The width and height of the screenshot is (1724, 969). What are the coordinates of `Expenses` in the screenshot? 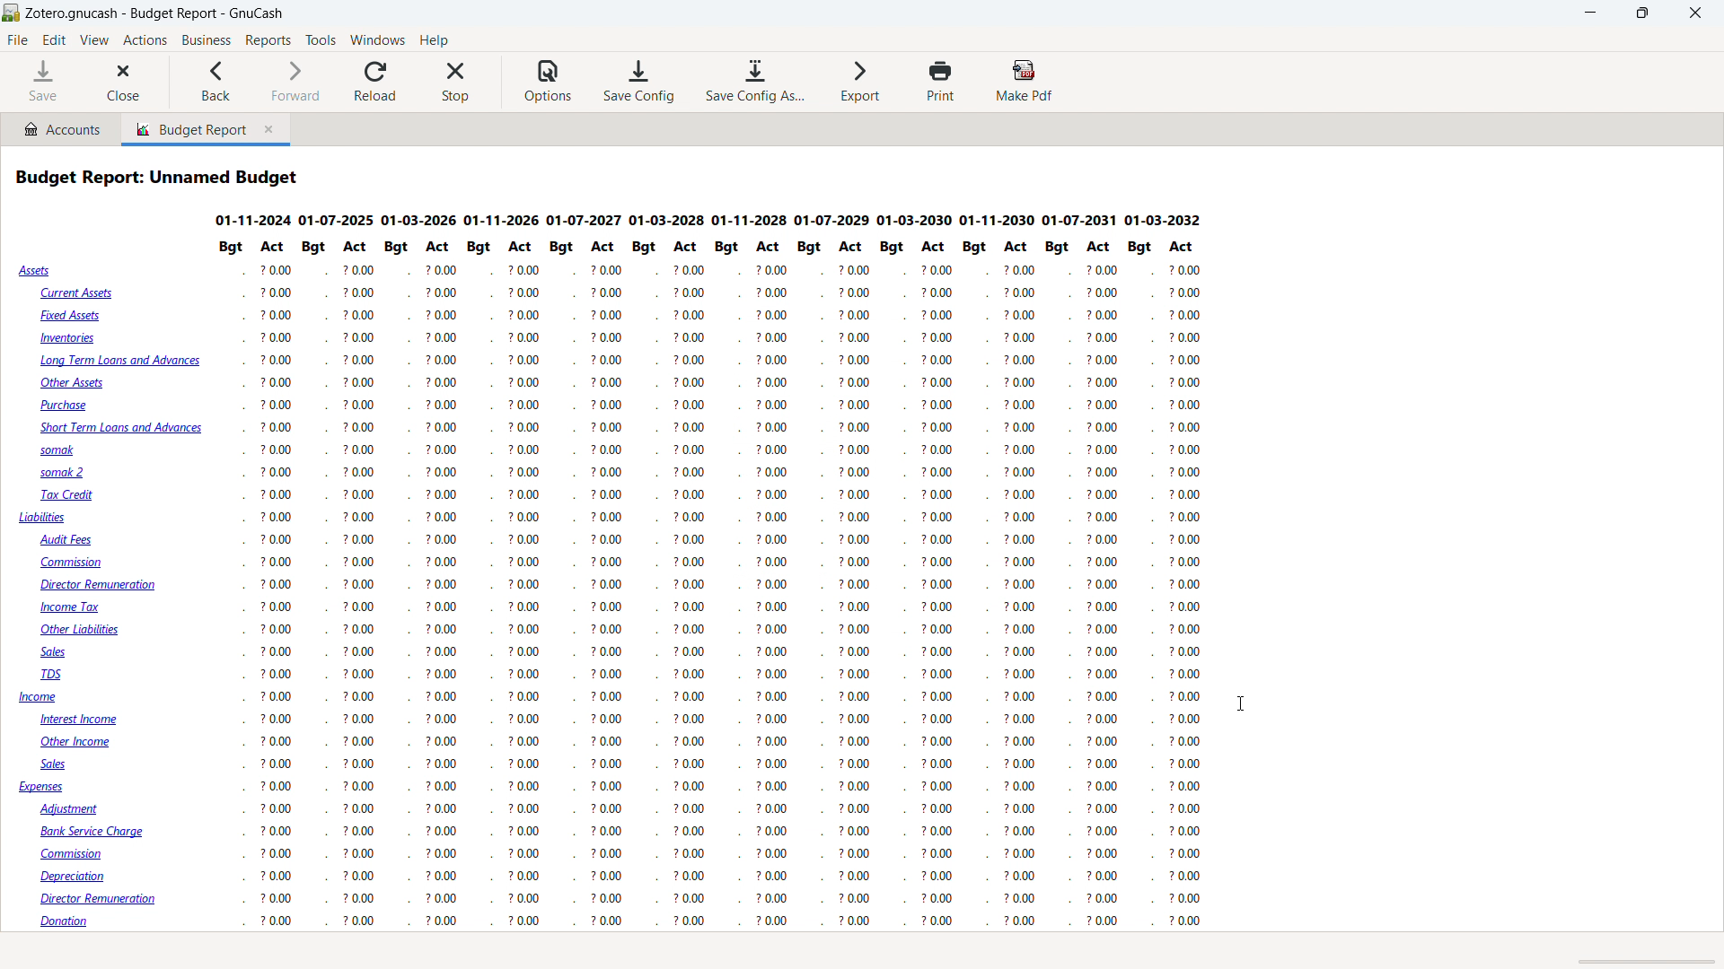 It's located at (42, 789).